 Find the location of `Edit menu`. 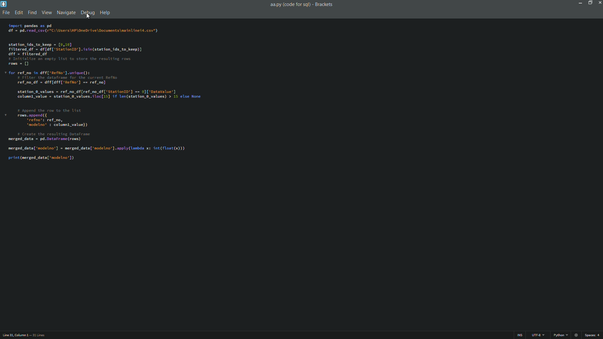

Edit menu is located at coordinates (18, 12).